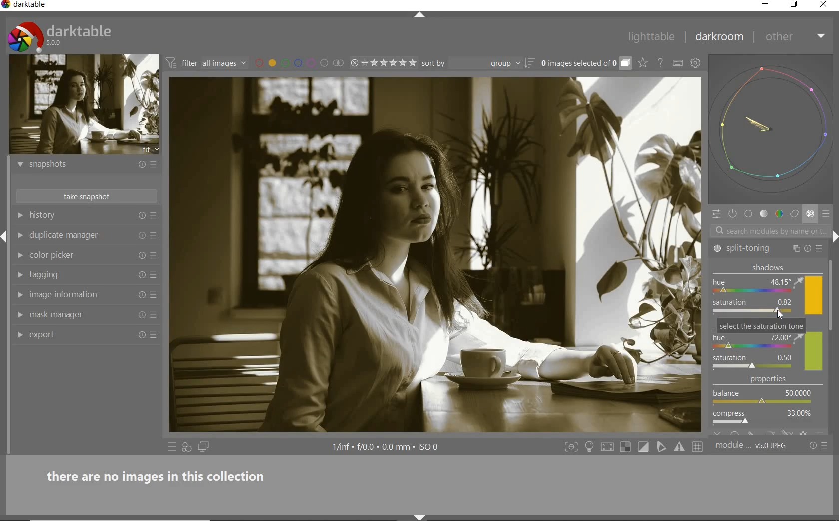 This screenshot has width=839, height=521. What do you see at coordinates (139, 166) in the screenshot?
I see `reset` at bounding box center [139, 166].